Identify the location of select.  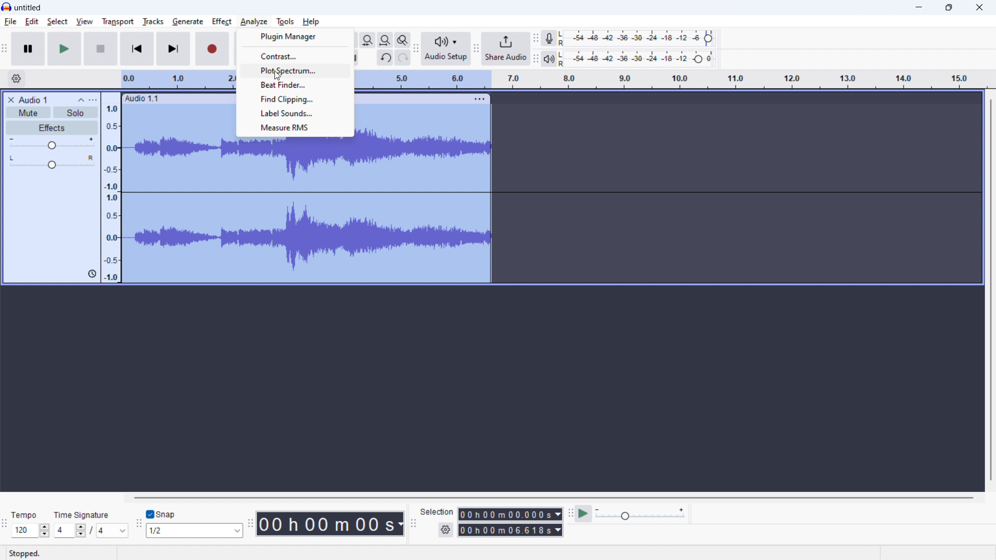
(58, 21).